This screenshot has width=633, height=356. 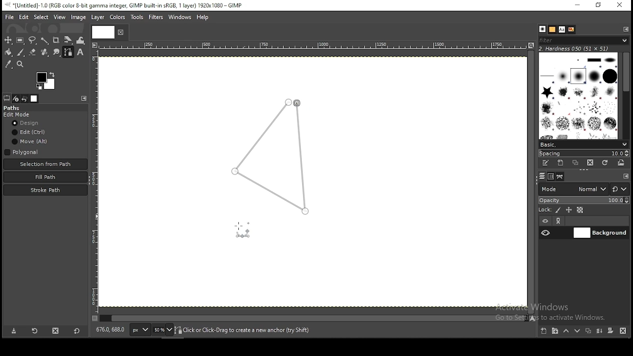 What do you see at coordinates (7, 53) in the screenshot?
I see `paintbucket tool` at bounding box center [7, 53].